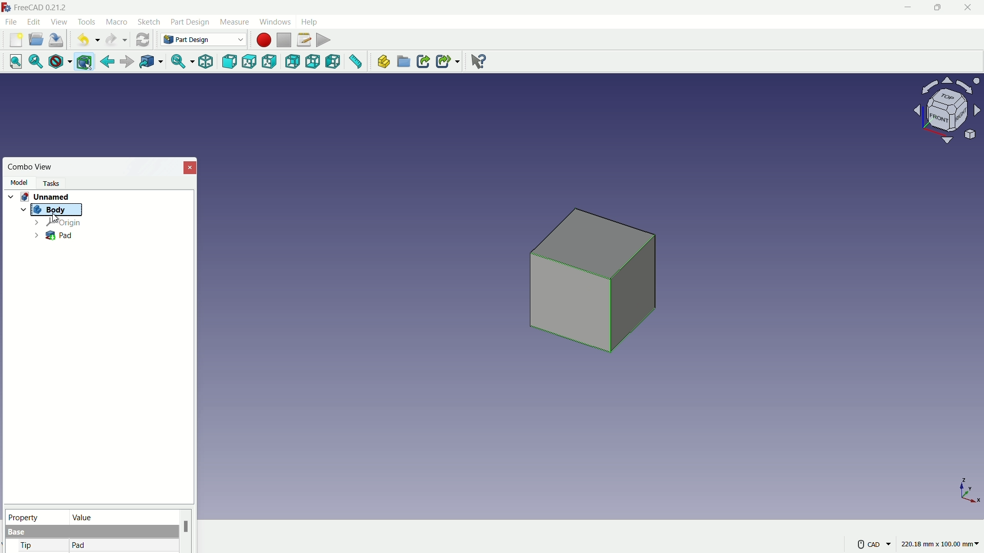 This screenshot has width=984, height=553. I want to click on left view, so click(334, 62).